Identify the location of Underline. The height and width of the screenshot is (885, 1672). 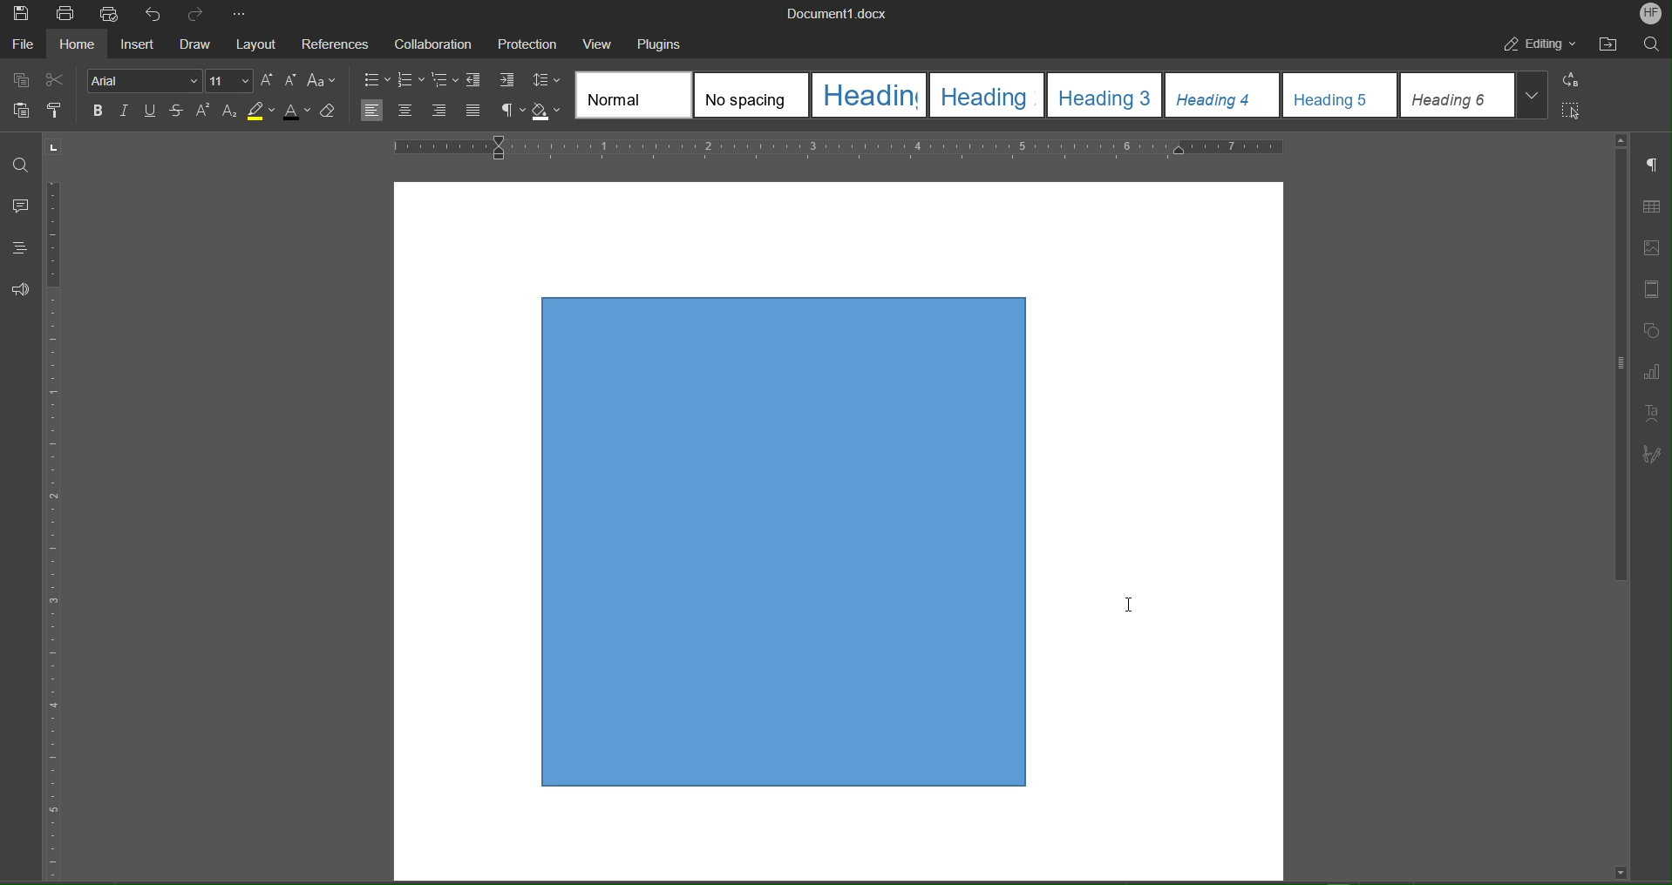
(155, 111).